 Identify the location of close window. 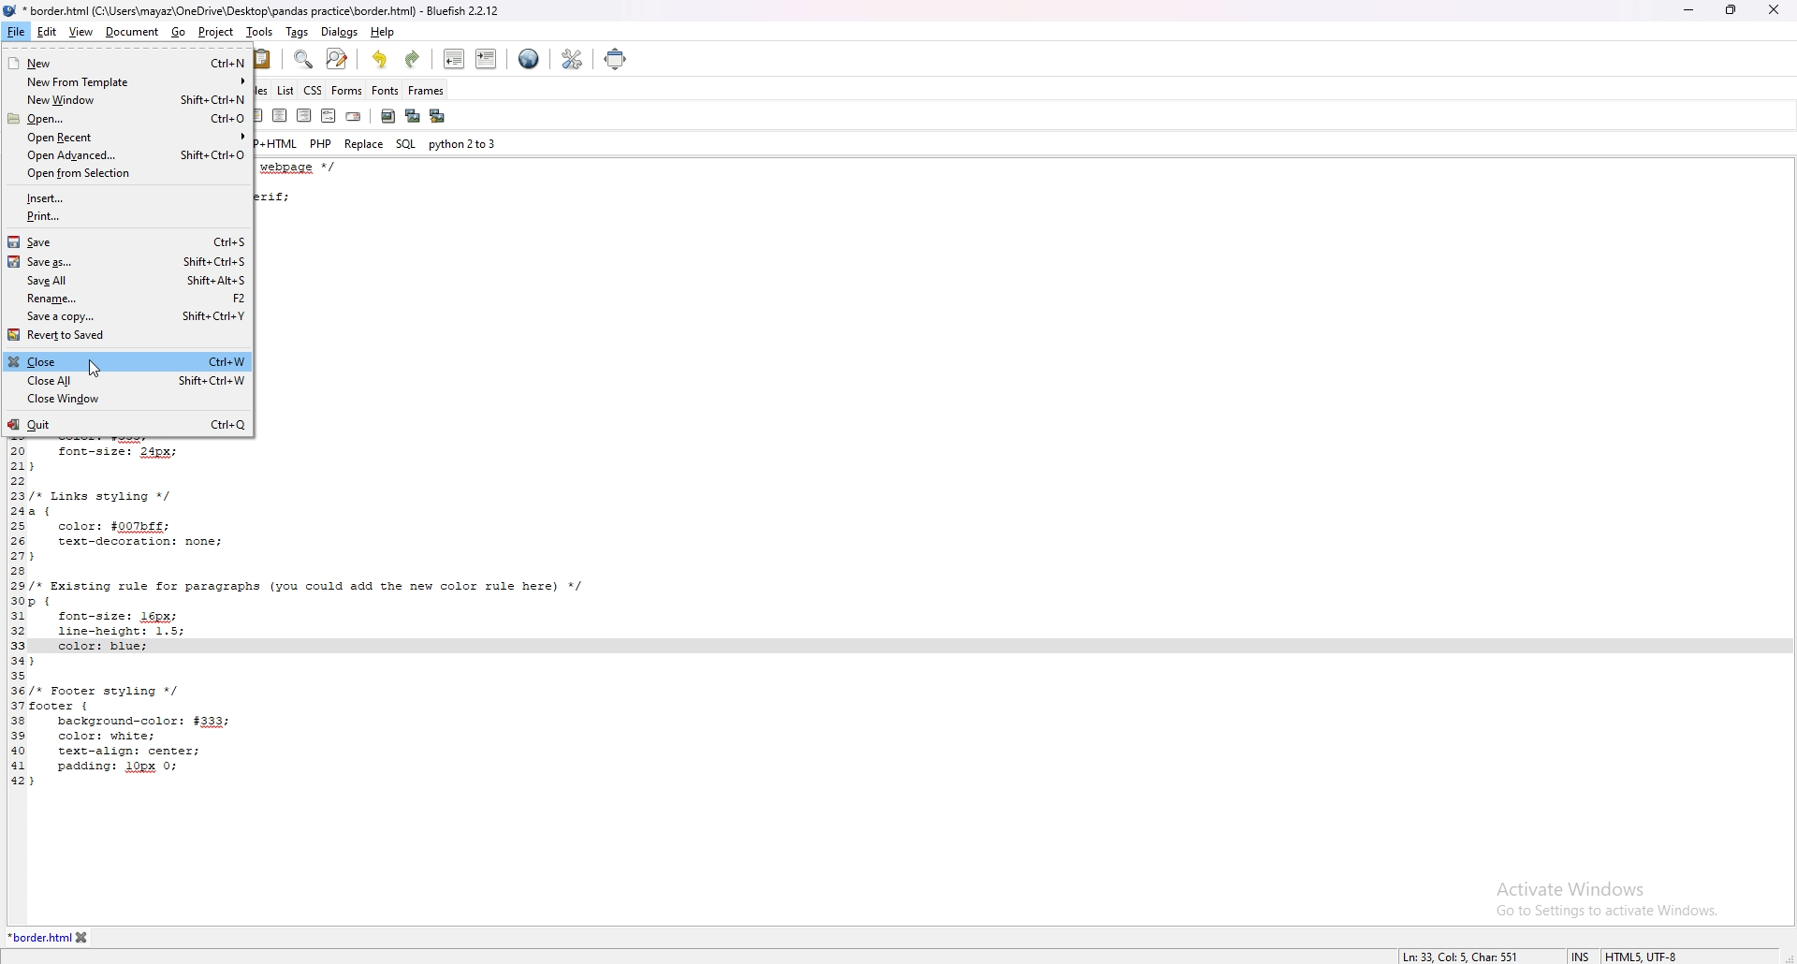
(126, 397).